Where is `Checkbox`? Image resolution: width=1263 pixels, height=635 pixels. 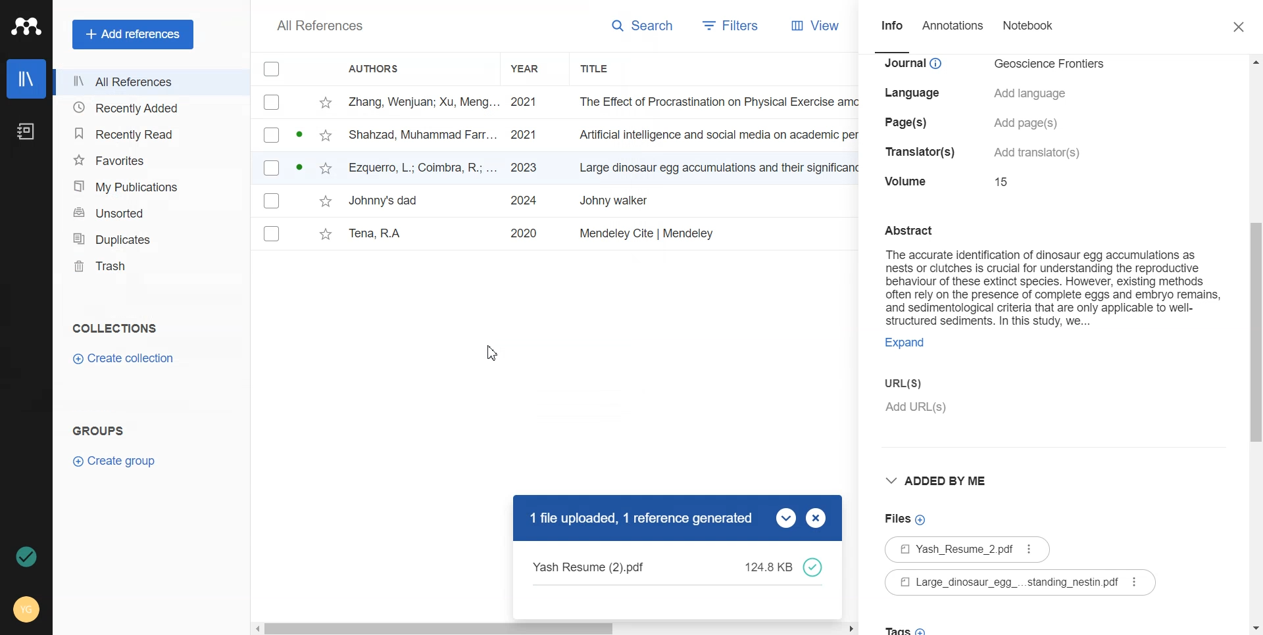
Checkbox is located at coordinates (272, 168).